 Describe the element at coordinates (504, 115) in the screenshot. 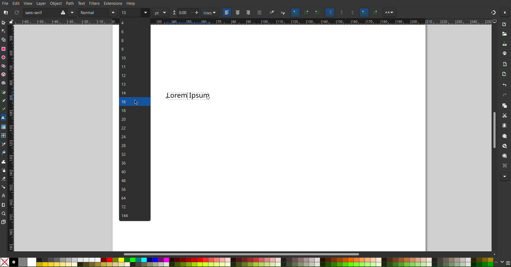

I see `Cut` at that location.